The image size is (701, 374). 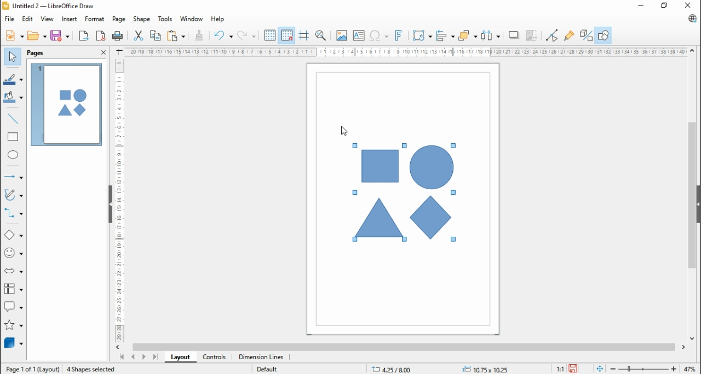 What do you see at coordinates (393, 370) in the screenshot?
I see `16.96/2028` at bounding box center [393, 370].